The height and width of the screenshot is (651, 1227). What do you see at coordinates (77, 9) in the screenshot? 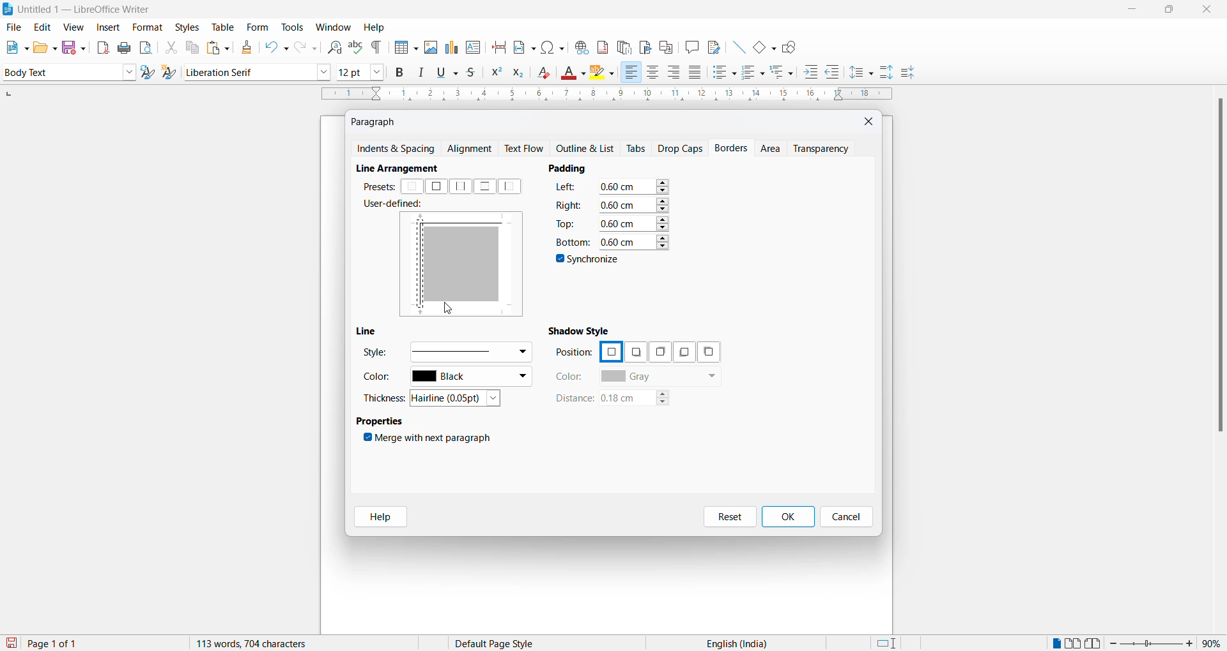
I see `file title` at bounding box center [77, 9].